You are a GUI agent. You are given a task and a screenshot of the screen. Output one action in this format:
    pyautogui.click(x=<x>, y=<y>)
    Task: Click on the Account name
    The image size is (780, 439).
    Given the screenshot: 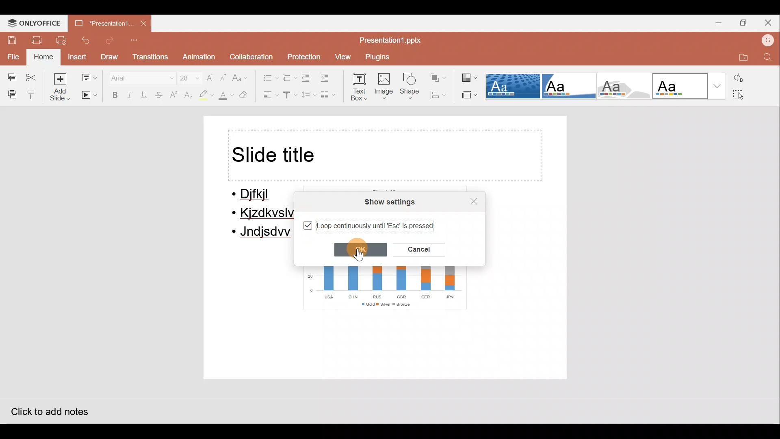 What is the action you would take?
    pyautogui.click(x=767, y=41)
    